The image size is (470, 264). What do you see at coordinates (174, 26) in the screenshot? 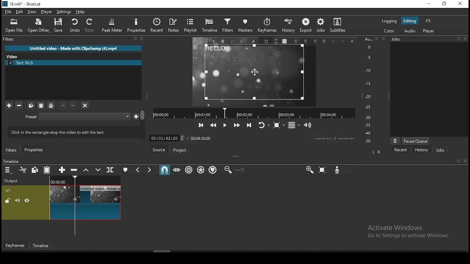
I see `notes` at bounding box center [174, 26].